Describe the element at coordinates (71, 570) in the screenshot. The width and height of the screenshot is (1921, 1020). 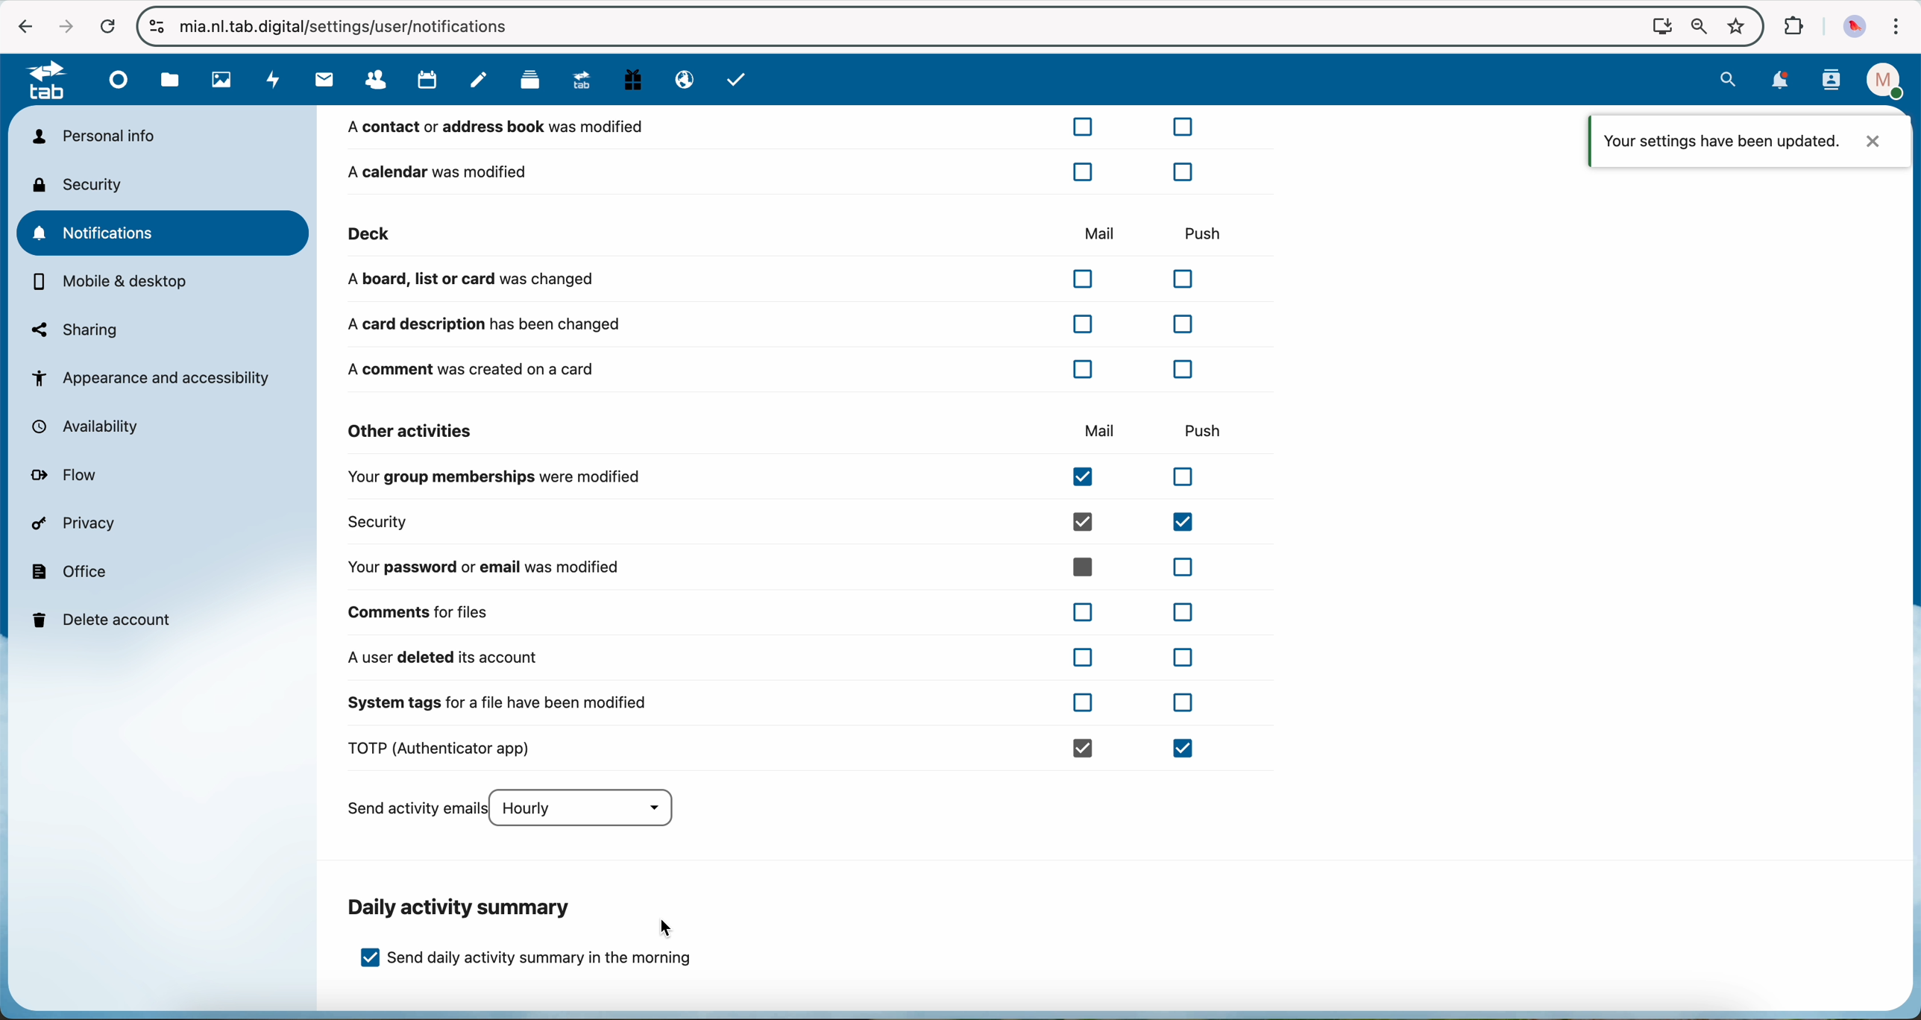
I see `office` at that location.